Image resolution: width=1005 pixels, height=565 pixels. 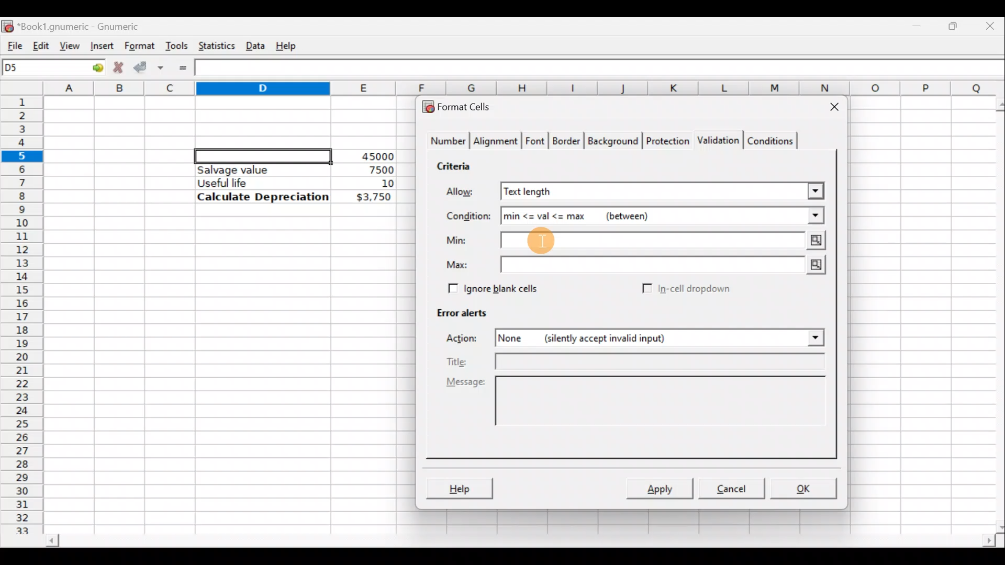 What do you see at coordinates (526, 88) in the screenshot?
I see `Columns` at bounding box center [526, 88].